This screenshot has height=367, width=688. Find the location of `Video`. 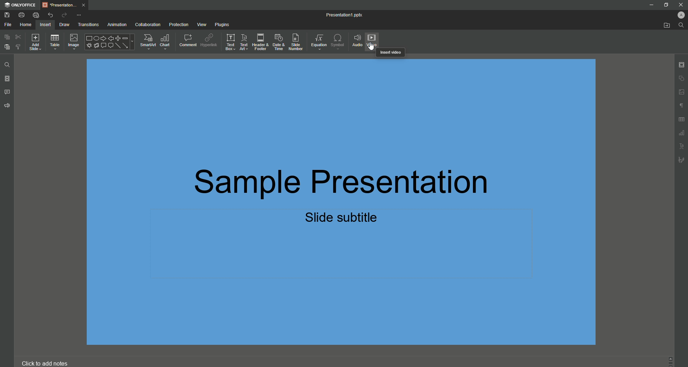

Video is located at coordinates (374, 39).